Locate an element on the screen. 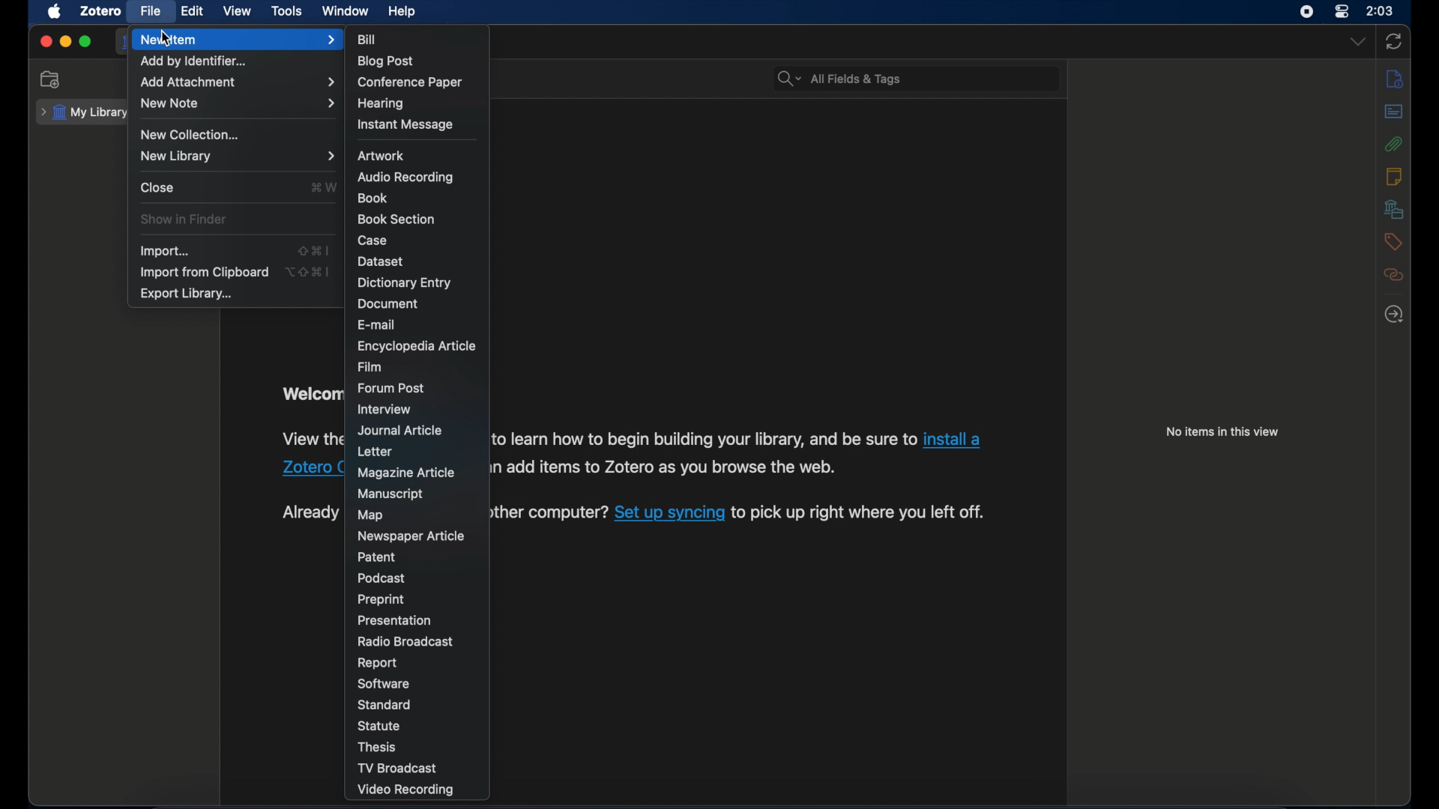 The height and width of the screenshot is (809, 1439). new collection is located at coordinates (190, 135).